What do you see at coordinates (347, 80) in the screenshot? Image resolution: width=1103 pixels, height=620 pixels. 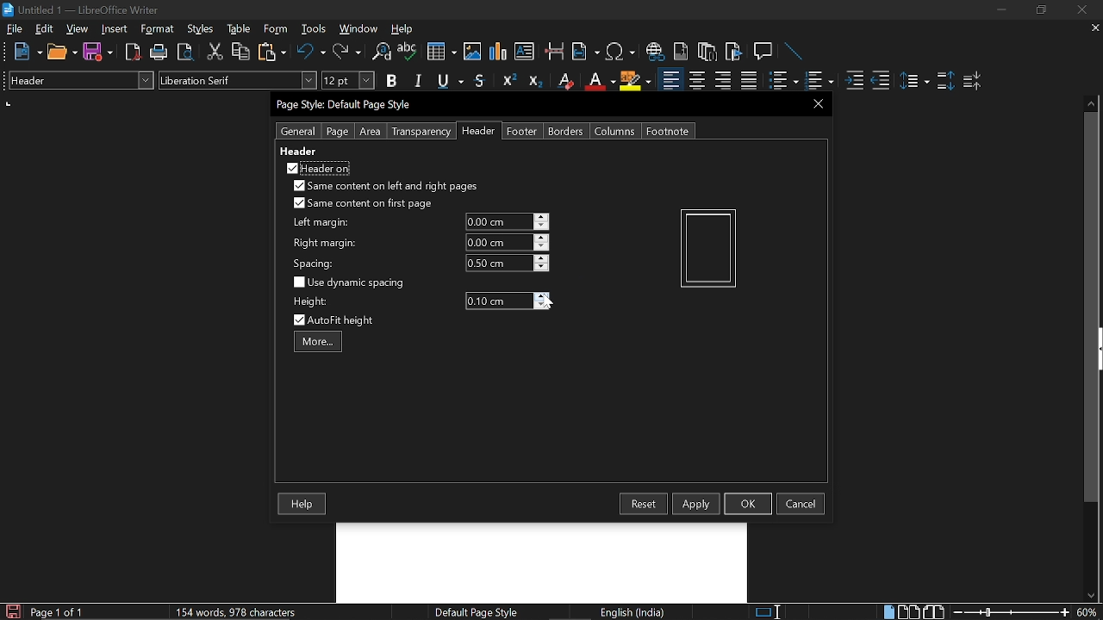 I see `Text size` at bounding box center [347, 80].